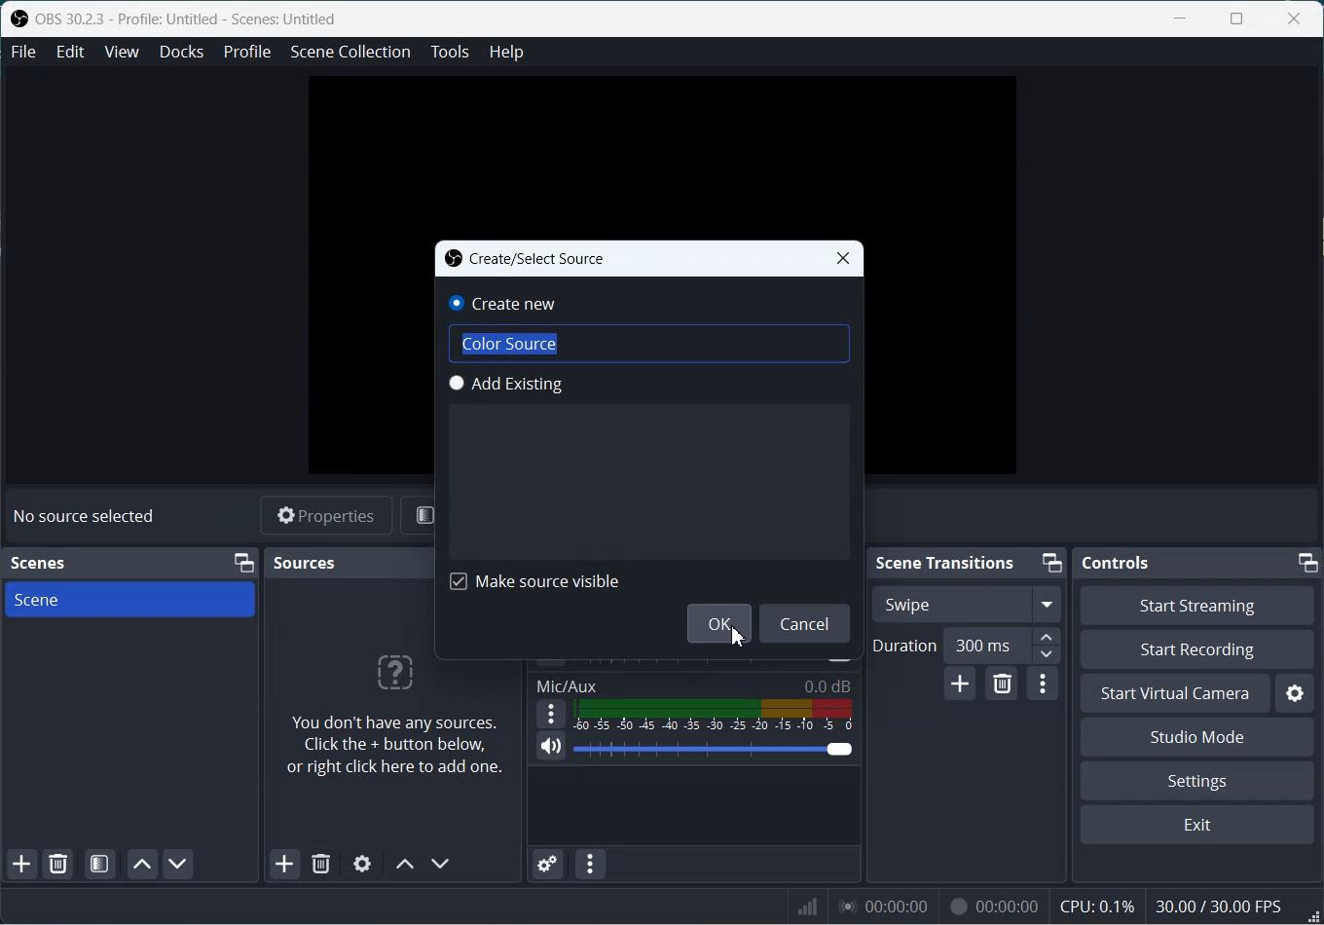 This screenshot has height=925, width=1324. What do you see at coordinates (285, 864) in the screenshot?
I see `Add Source` at bounding box center [285, 864].